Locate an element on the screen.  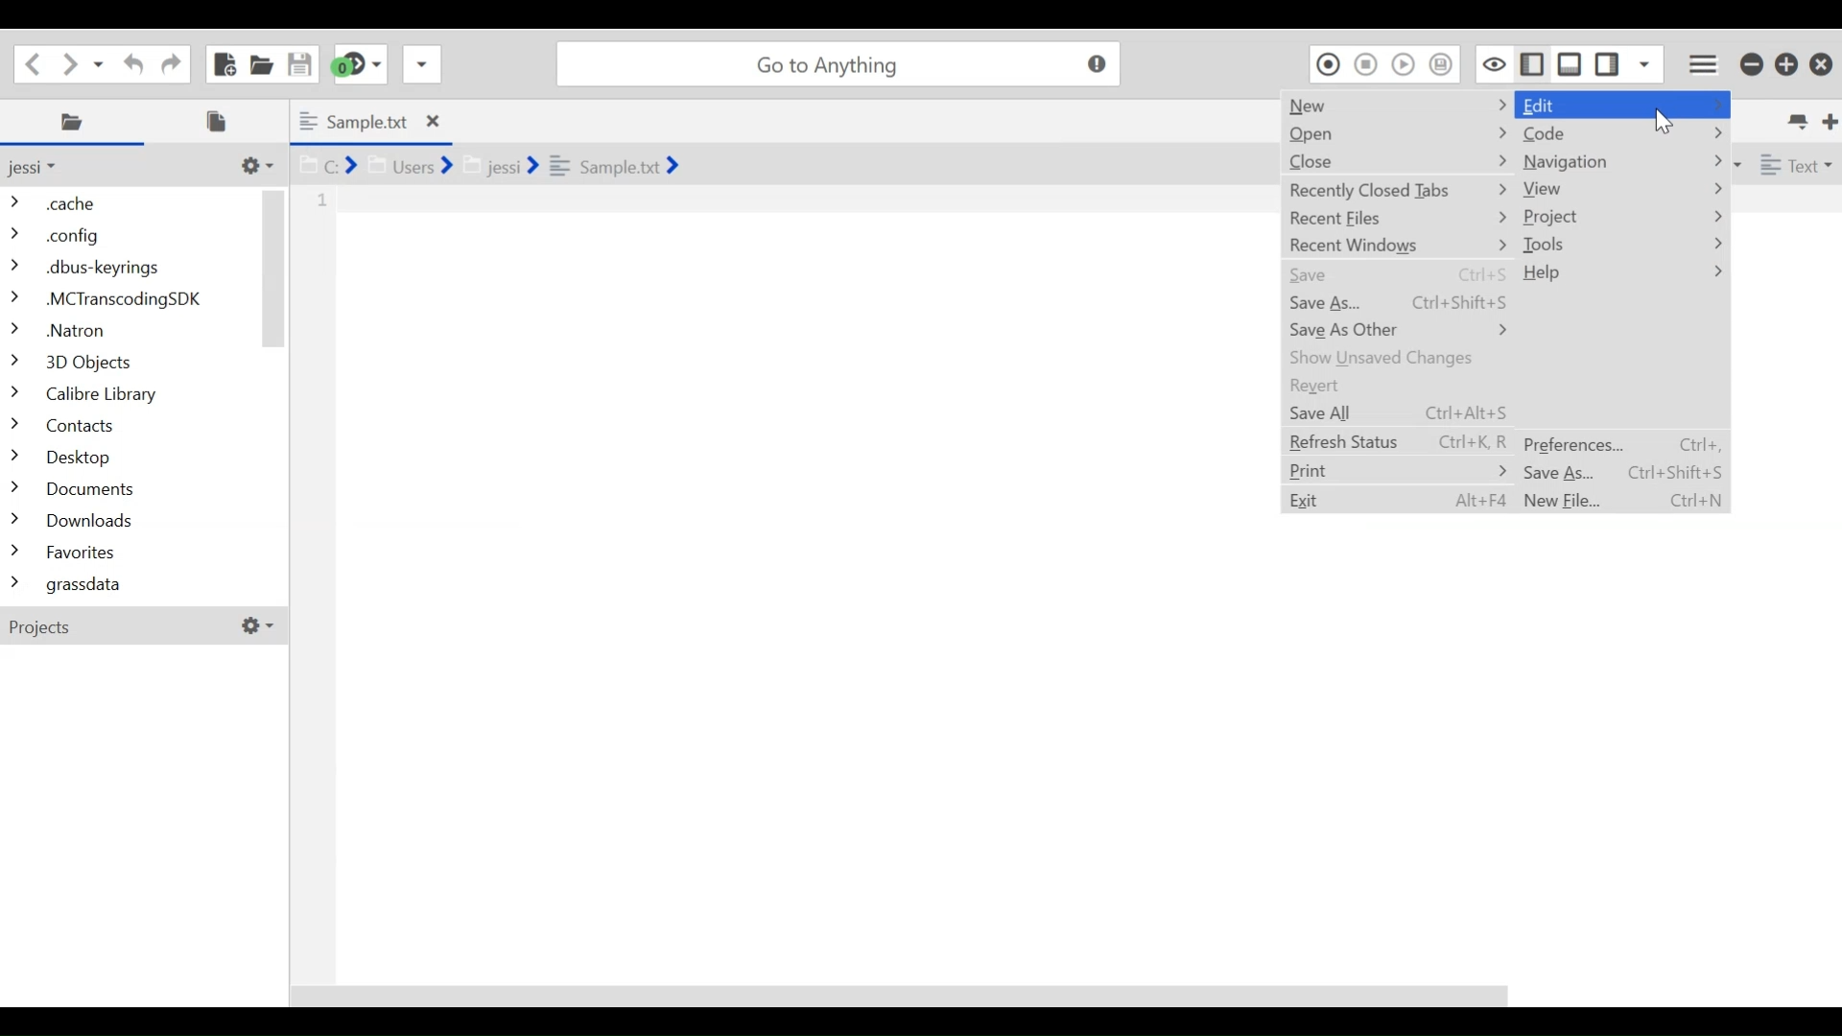
Print is located at coordinates (1398, 469).